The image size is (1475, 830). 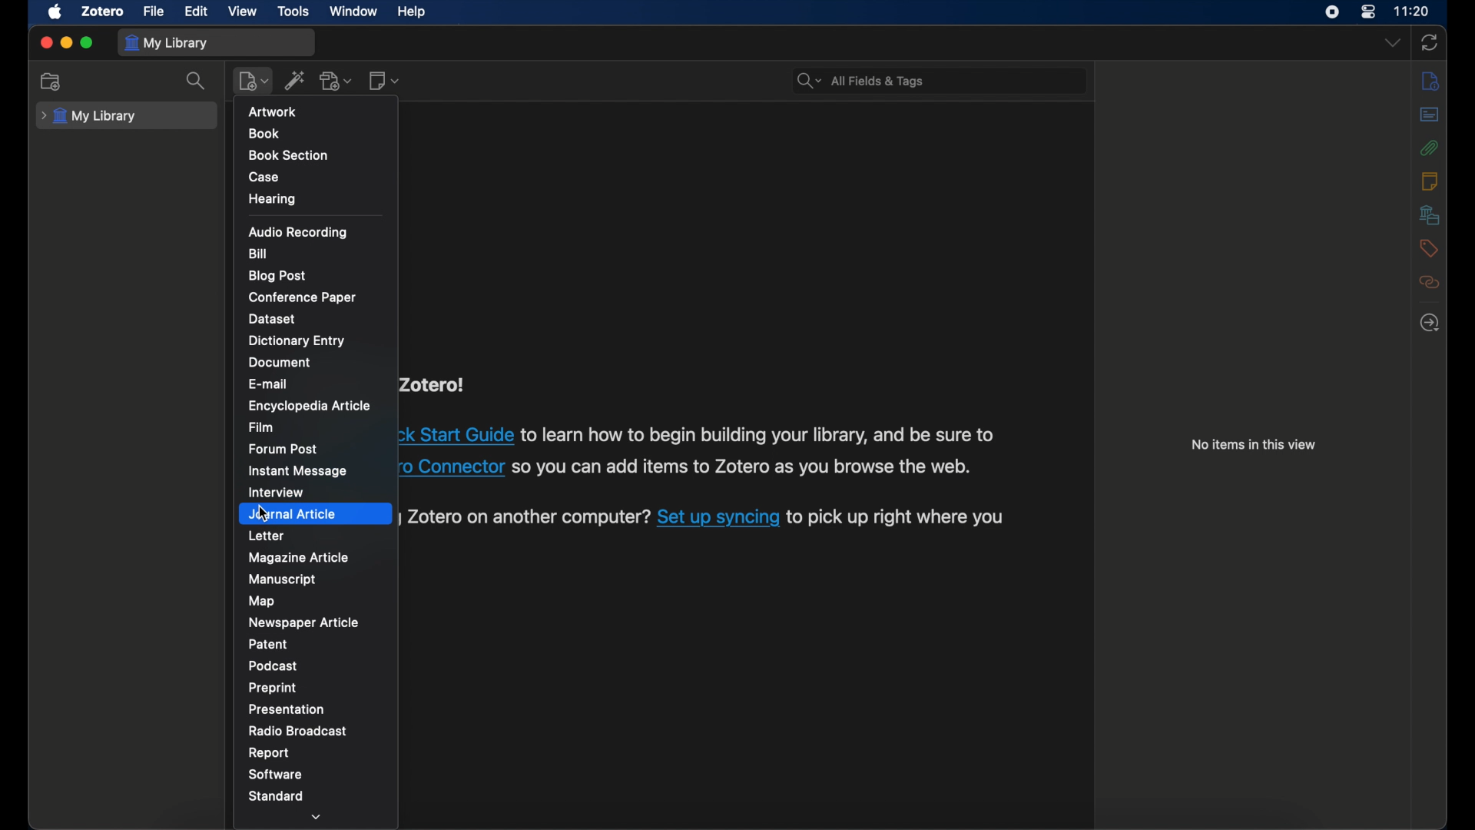 I want to click on forum post, so click(x=287, y=449).